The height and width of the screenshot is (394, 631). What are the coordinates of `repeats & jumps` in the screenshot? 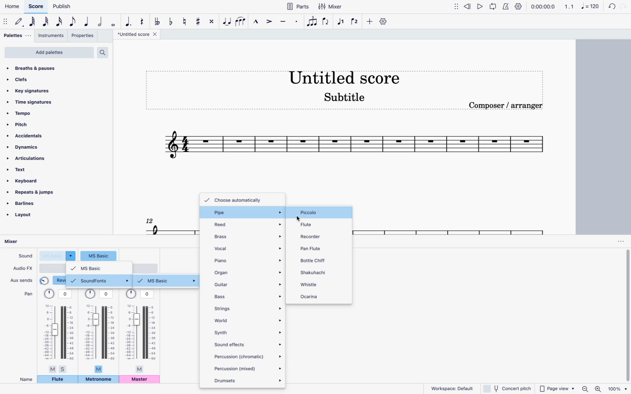 It's located at (36, 193).